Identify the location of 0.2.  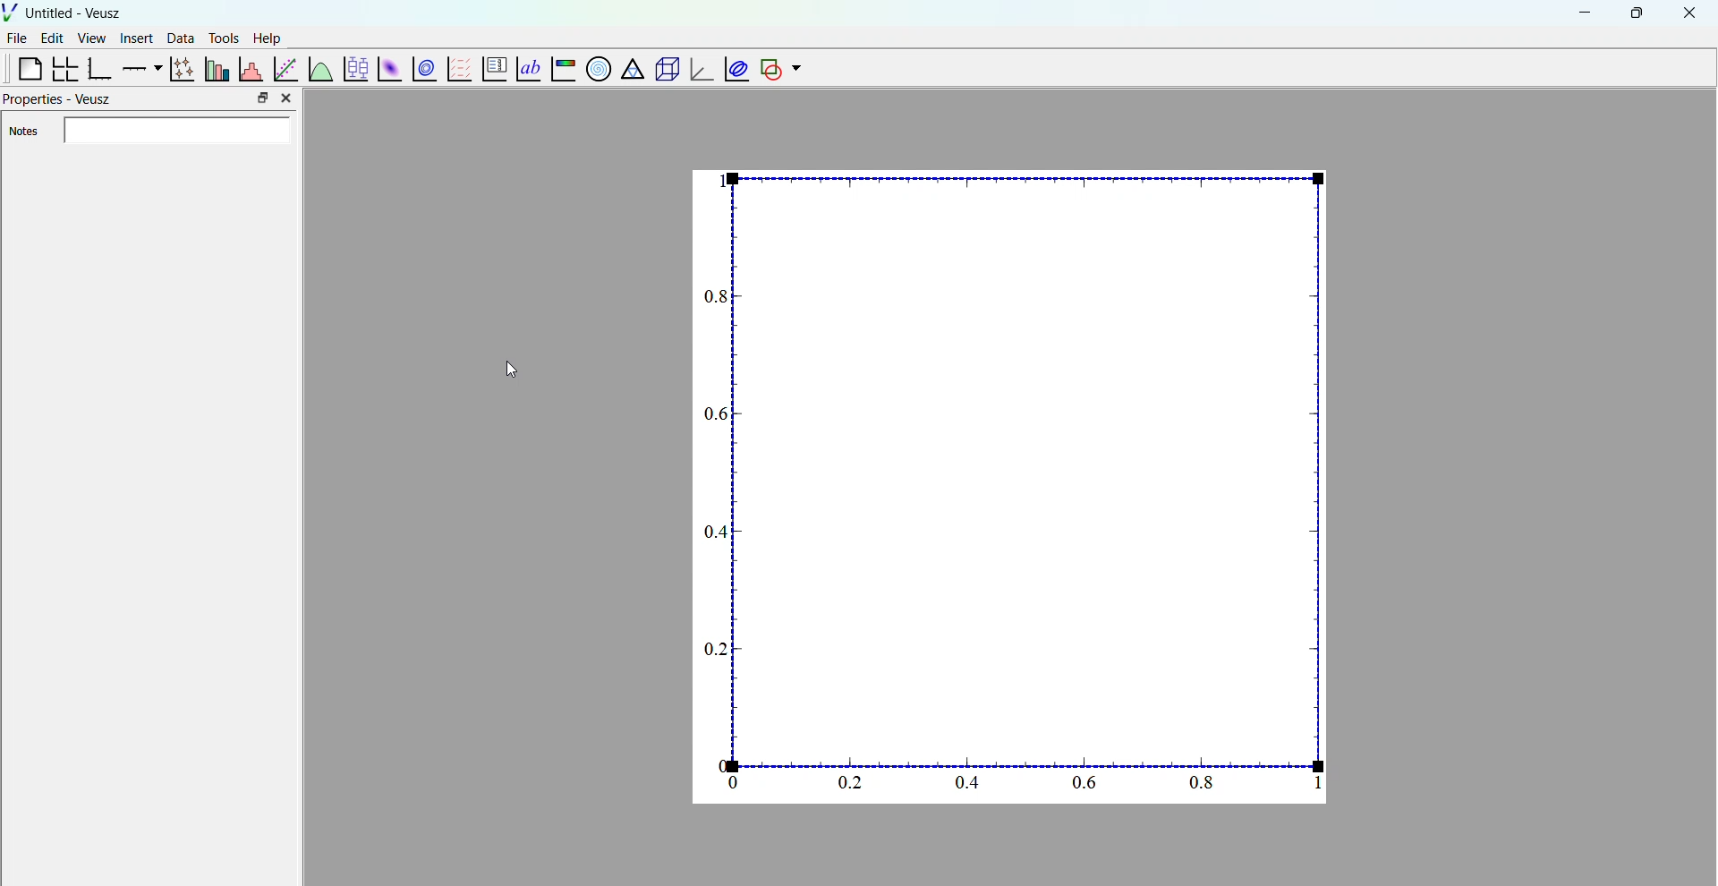
(713, 652).